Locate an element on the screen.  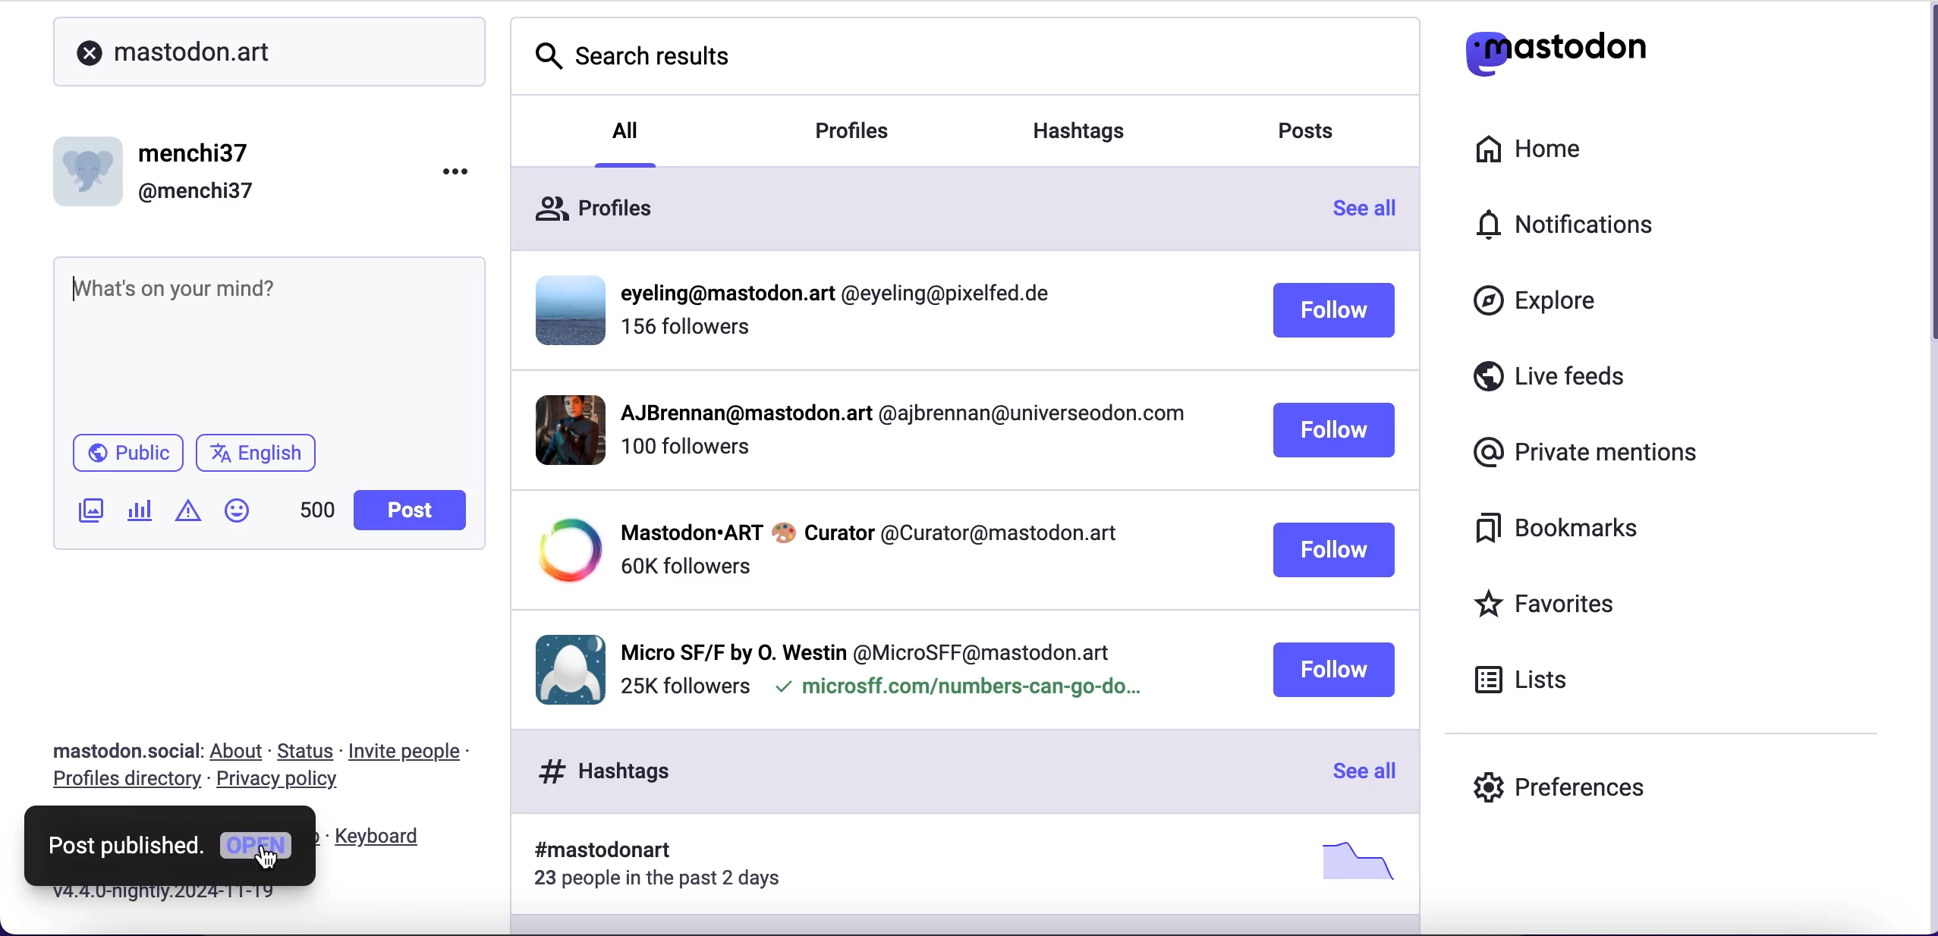
private mentions is located at coordinates (1585, 451).